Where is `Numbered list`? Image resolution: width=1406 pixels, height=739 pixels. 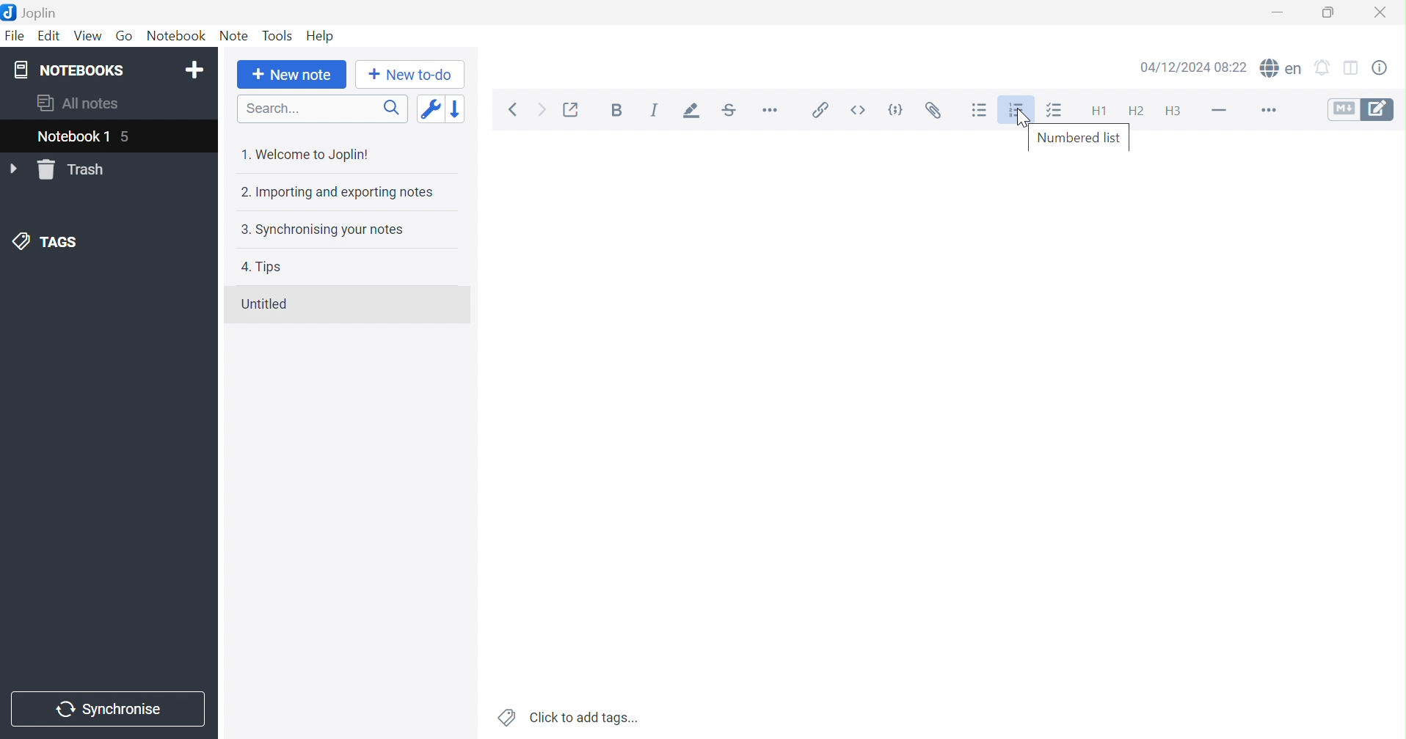
Numbered list is located at coordinates (1016, 111).